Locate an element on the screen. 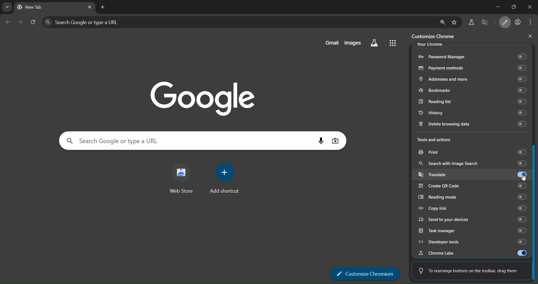 The width and height of the screenshot is (538, 284). close is located at coordinates (528, 37).